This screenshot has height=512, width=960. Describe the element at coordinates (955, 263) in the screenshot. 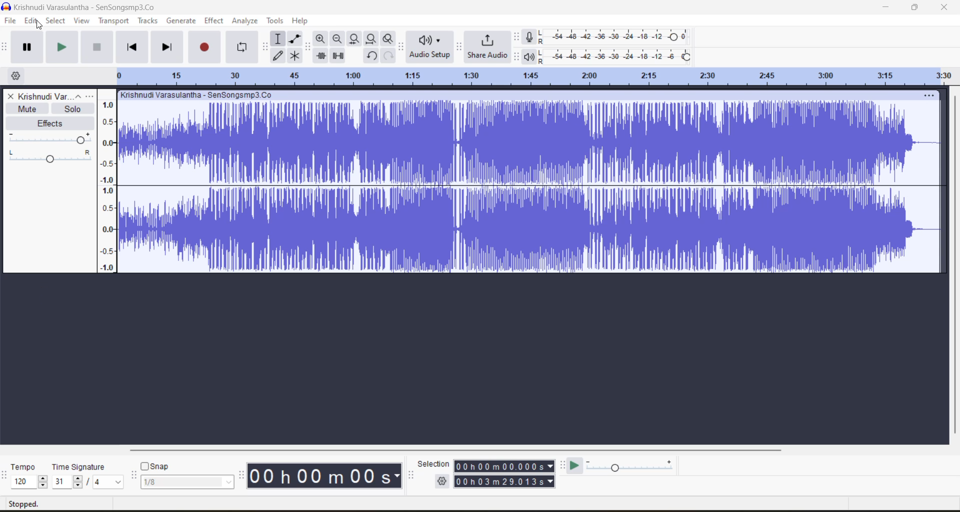

I see `verticle scroll bar` at that location.